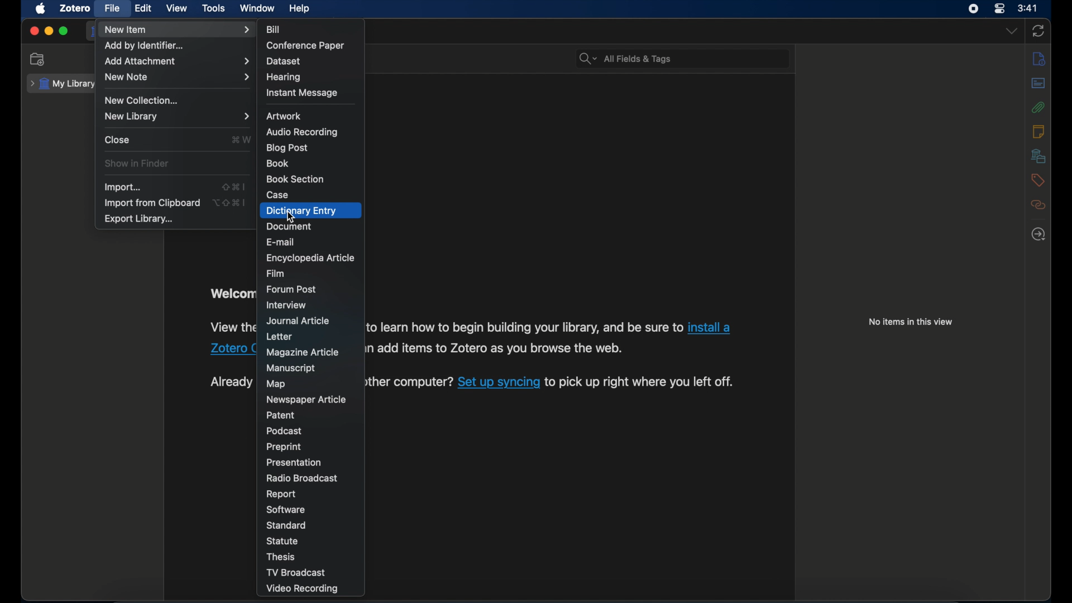 This screenshot has width=1072, height=603. I want to click on my library, so click(63, 83).